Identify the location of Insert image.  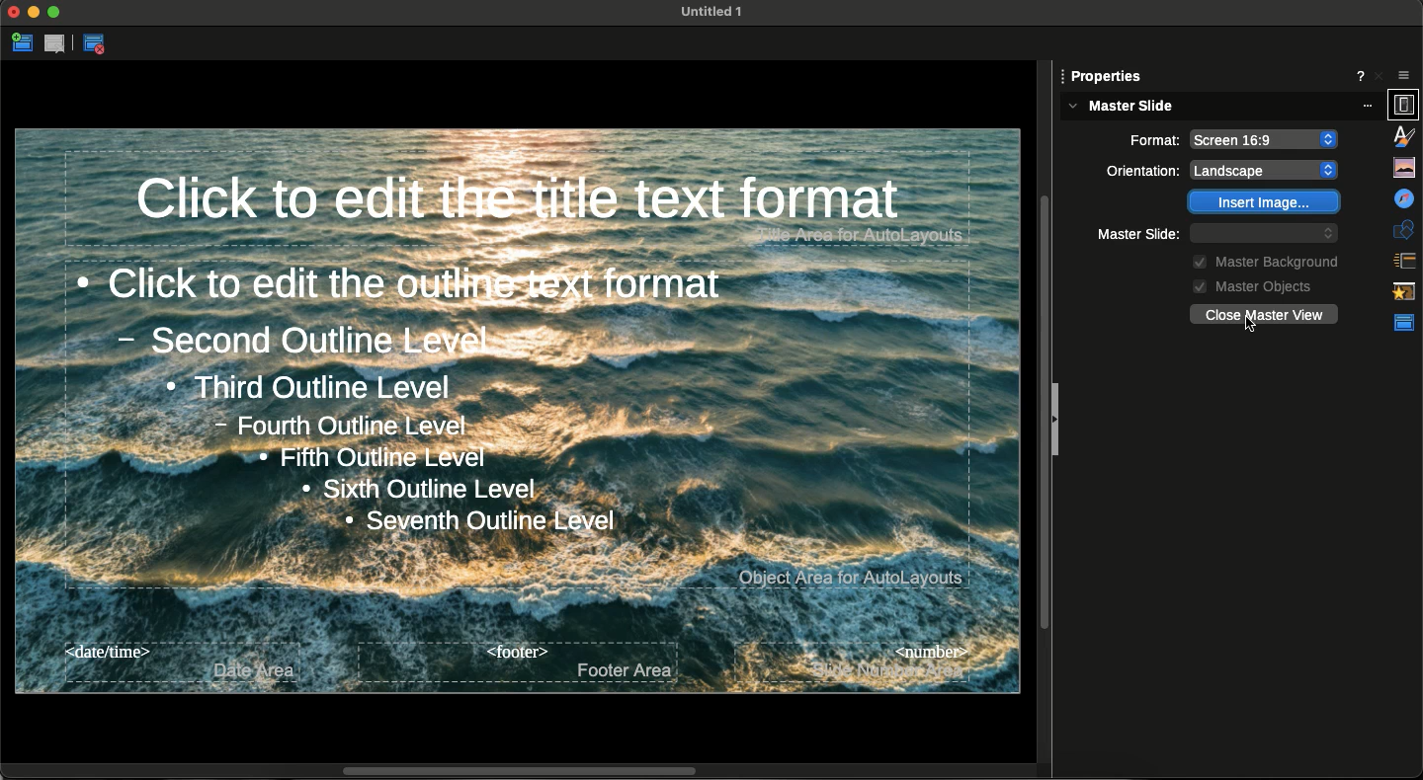
(1265, 202).